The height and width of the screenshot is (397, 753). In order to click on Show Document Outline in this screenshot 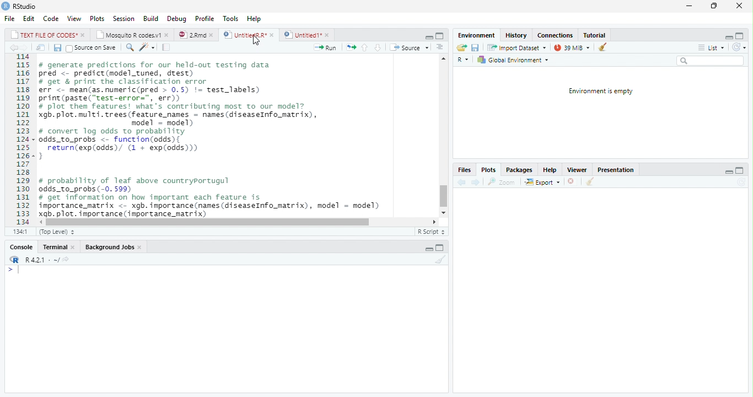, I will do `click(440, 46)`.